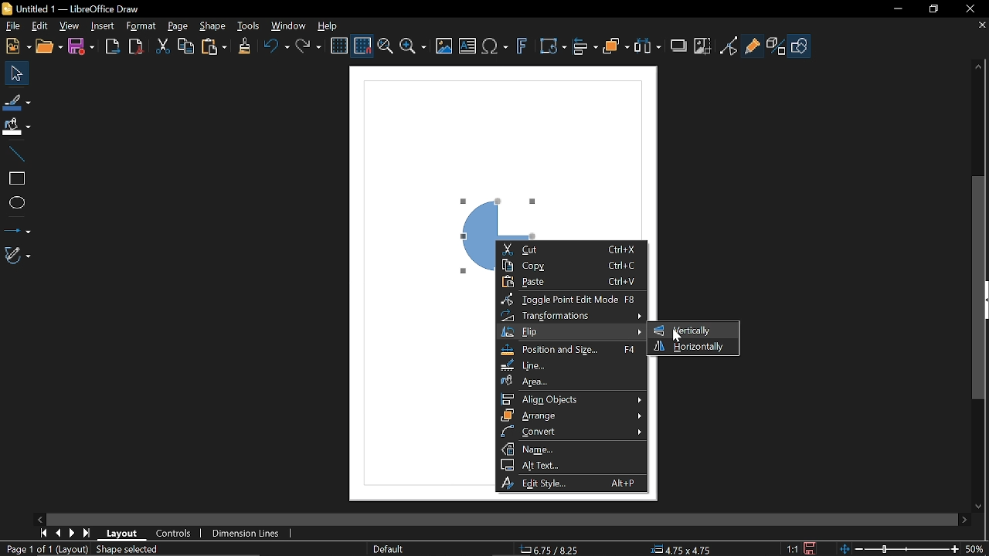 This screenshot has height=556, width=989. I want to click on Horizontally, so click(691, 347).